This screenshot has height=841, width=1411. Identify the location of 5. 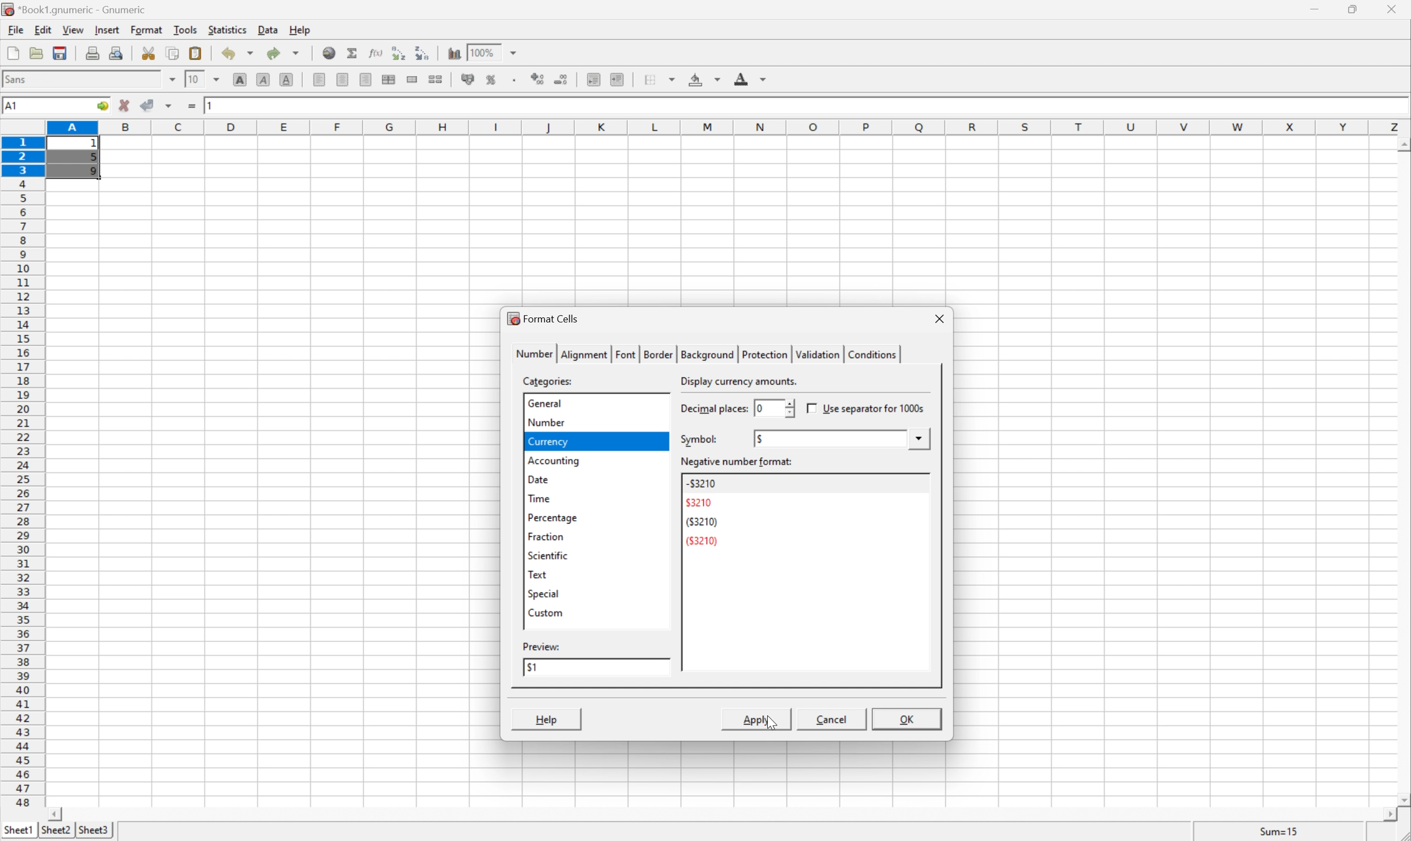
(93, 159).